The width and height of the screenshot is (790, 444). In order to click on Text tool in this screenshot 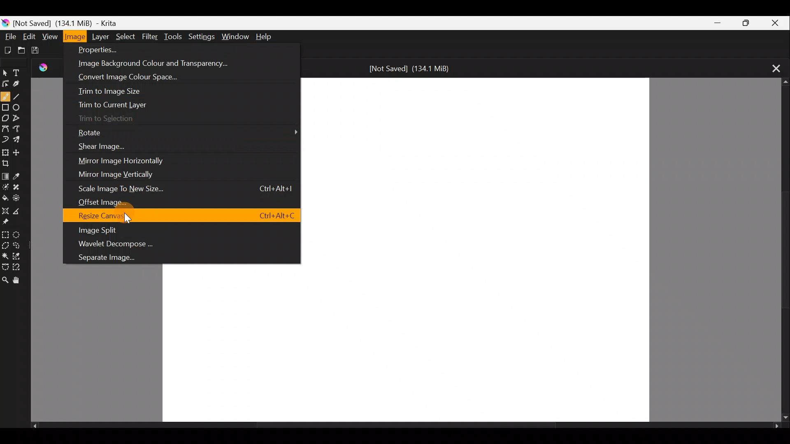, I will do `click(21, 70)`.